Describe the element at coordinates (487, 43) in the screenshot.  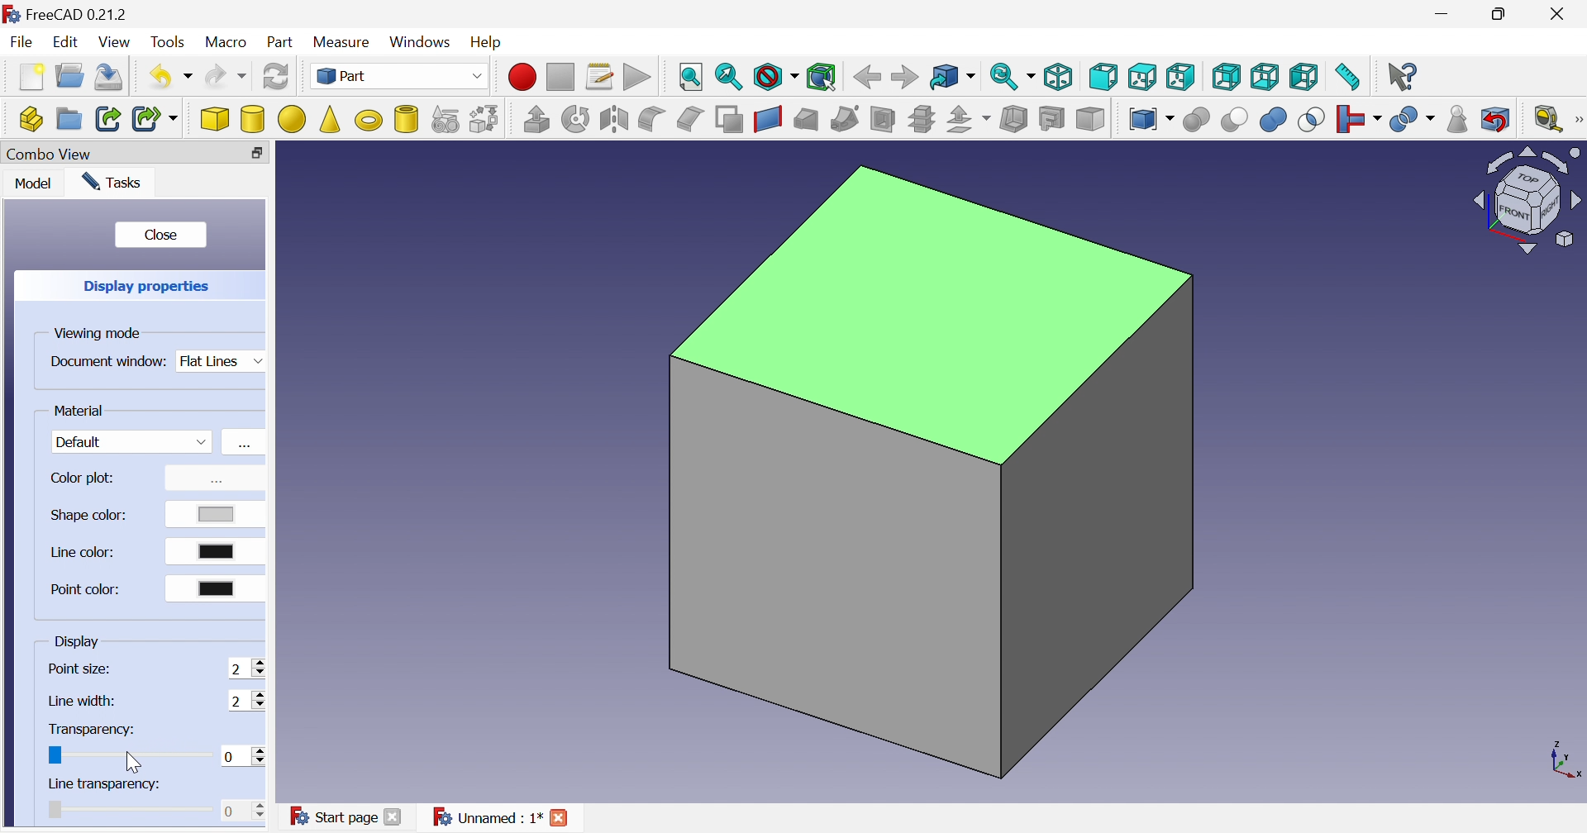
I see `Help` at that location.